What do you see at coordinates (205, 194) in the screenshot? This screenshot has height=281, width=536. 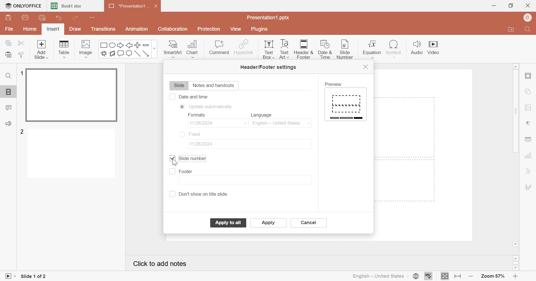 I see `Don't show on title slide` at bounding box center [205, 194].